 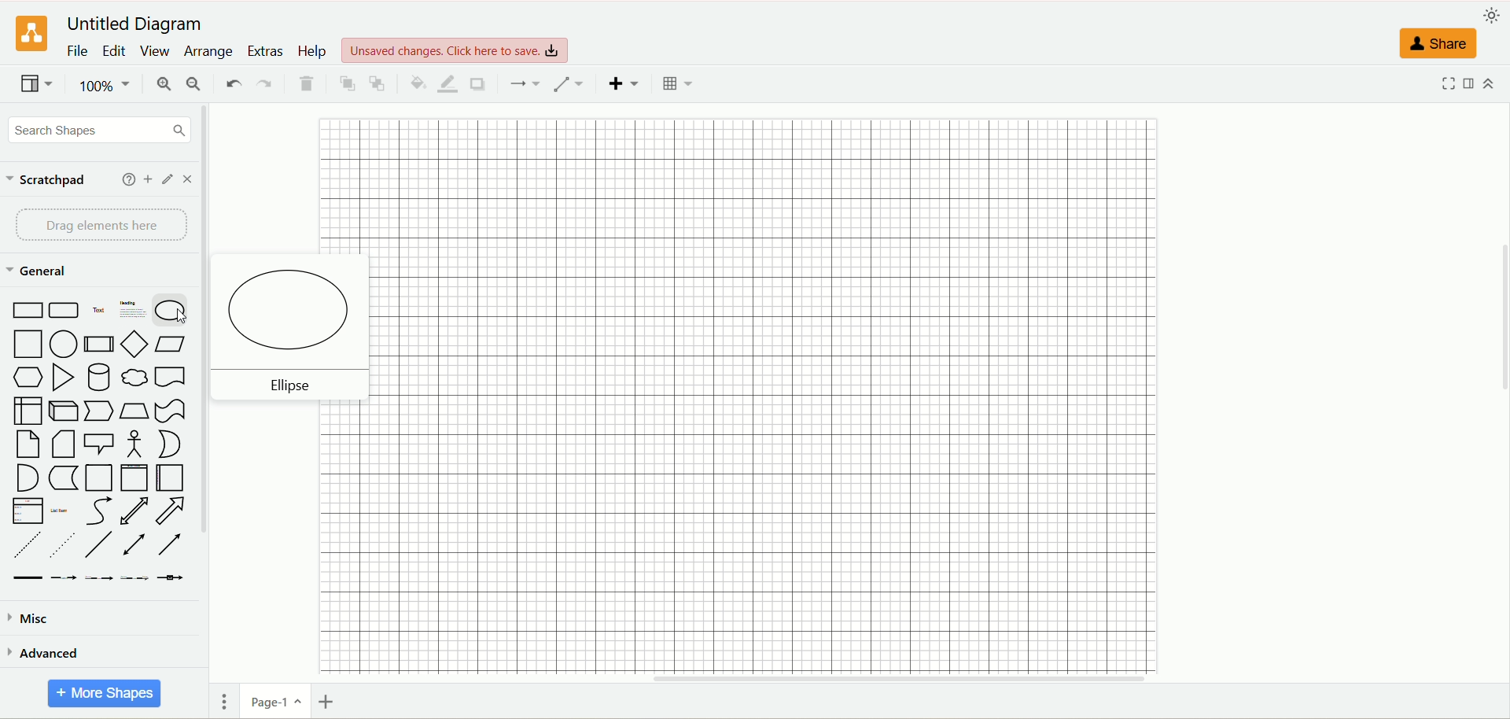 What do you see at coordinates (569, 83) in the screenshot?
I see `waypoints` at bounding box center [569, 83].